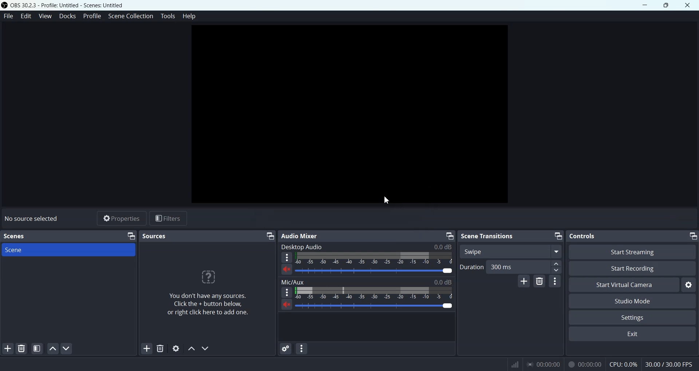 The image size is (699, 371). What do you see at coordinates (524, 266) in the screenshot?
I see `300 ms` at bounding box center [524, 266].